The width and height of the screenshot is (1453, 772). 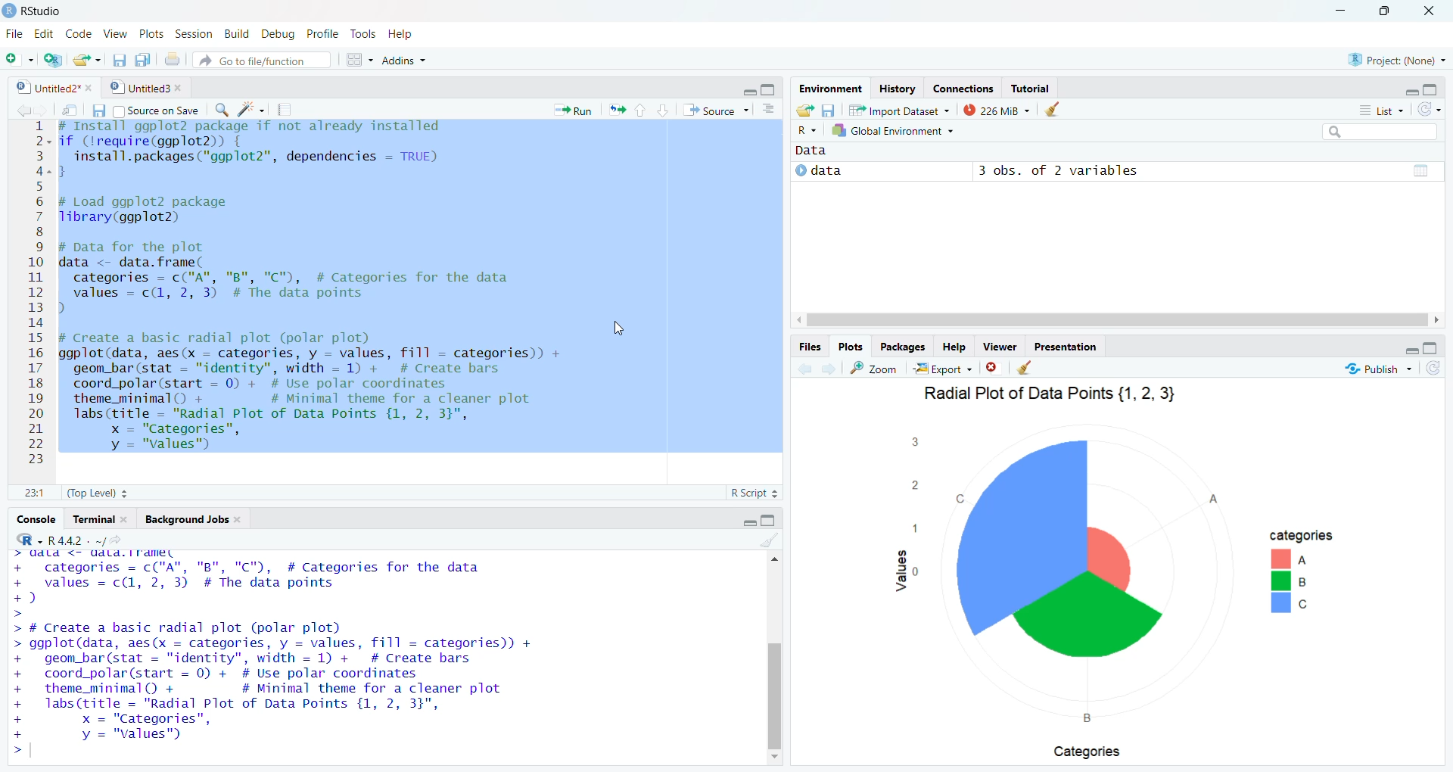 What do you see at coordinates (1379, 369) in the screenshot?
I see `Publish ` at bounding box center [1379, 369].